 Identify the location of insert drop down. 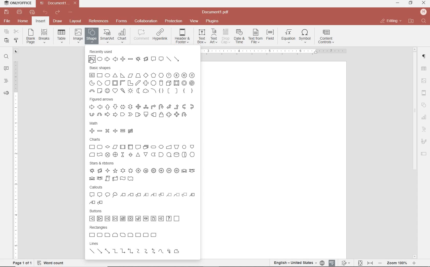
(63, 36).